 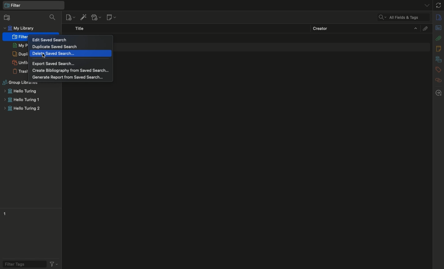 What do you see at coordinates (18, 46) in the screenshot?
I see `My publications` at bounding box center [18, 46].